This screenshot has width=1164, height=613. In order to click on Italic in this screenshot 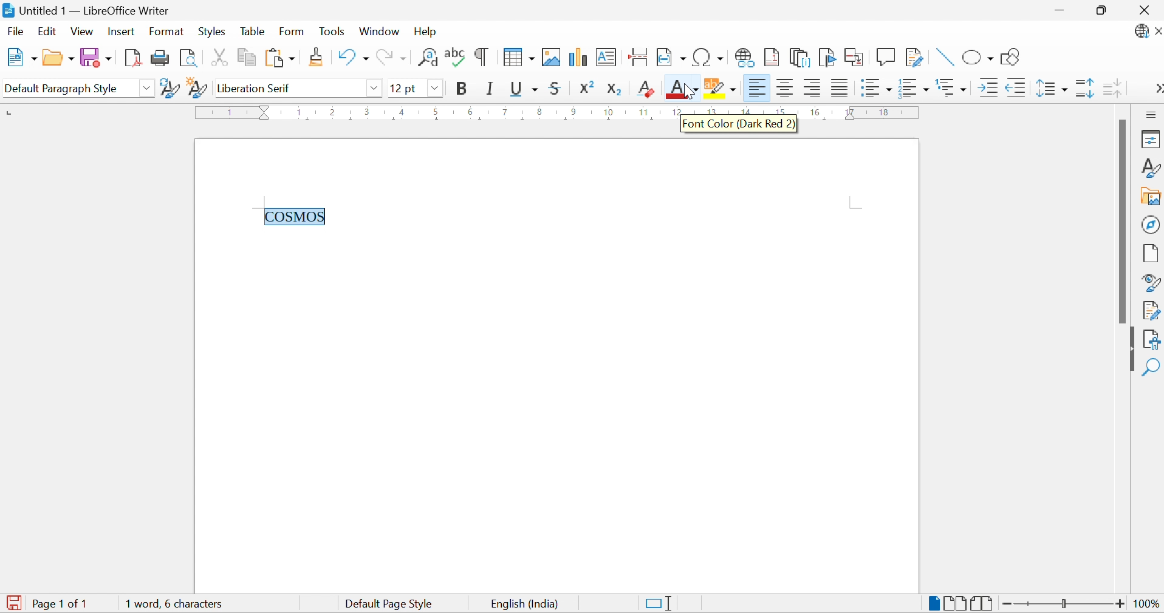, I will do `click(491, 88)`.